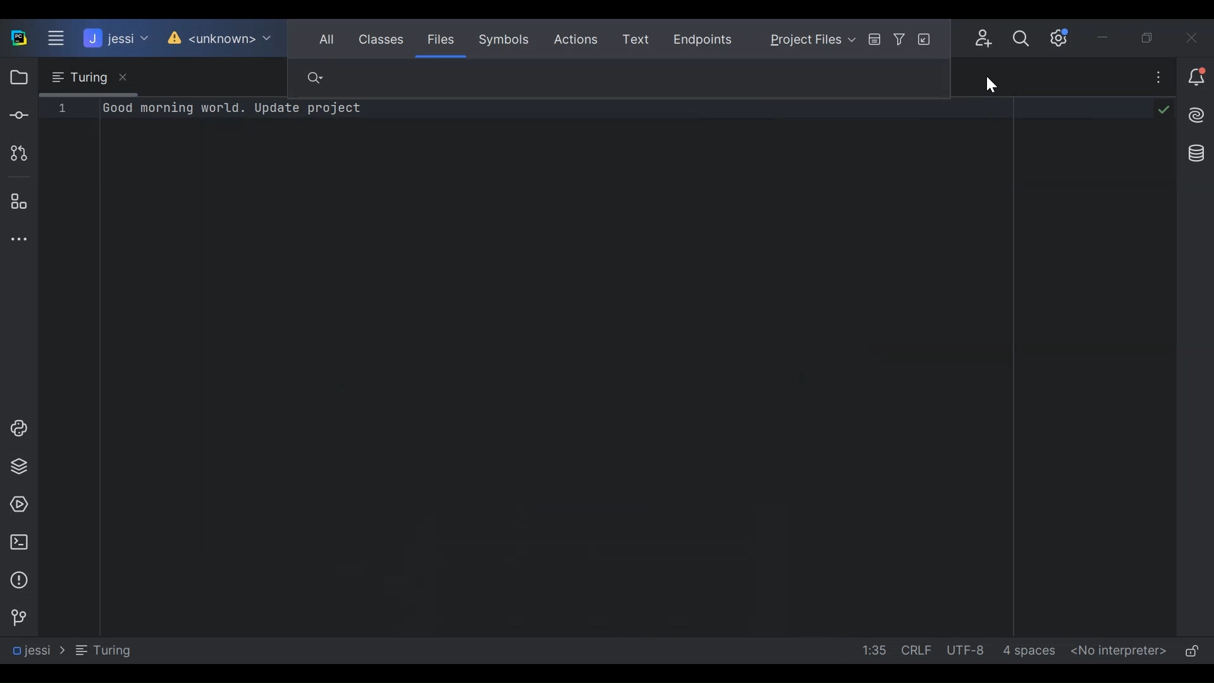 The height and width of the screenshot is (683, 1214). Describe the element at coordinates (1027, 39) in the screenshot. I see `Search` at that location.